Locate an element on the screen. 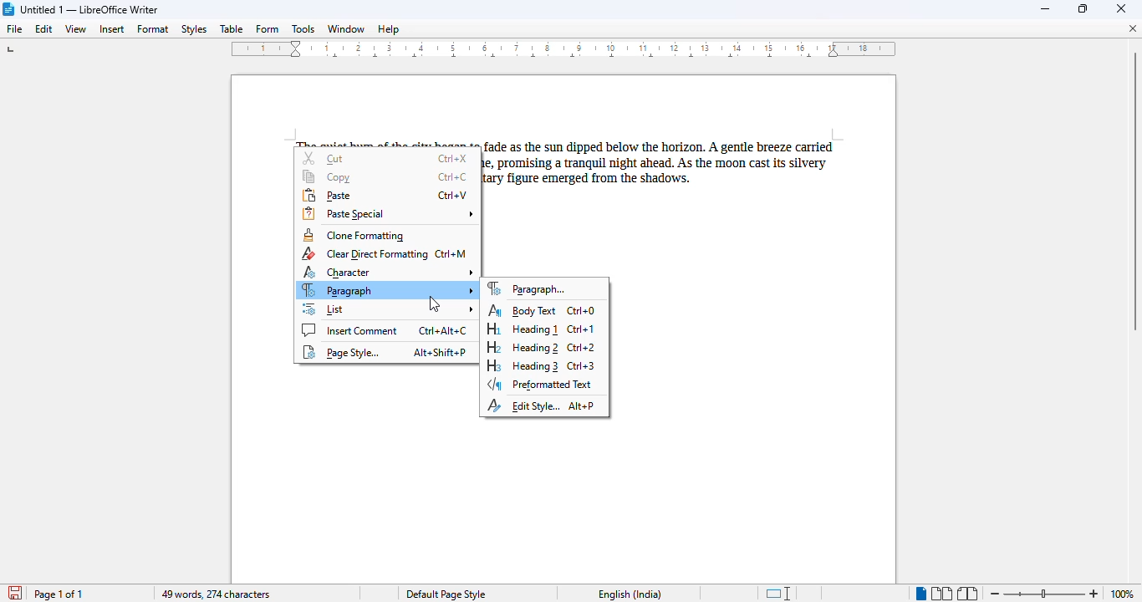  insert comment is located at coordinates (386, 329).